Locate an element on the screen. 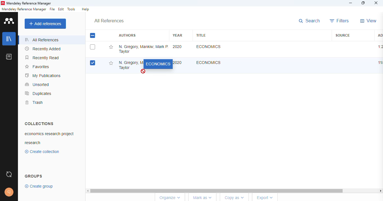 The image size is (383, 201). select is located at coordinates (93, 47).